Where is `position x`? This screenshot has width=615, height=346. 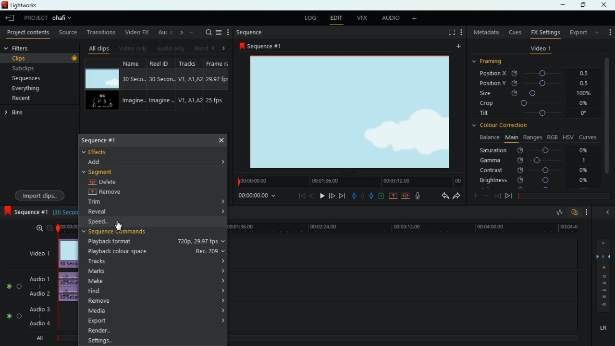
position x is located at coordinates (536, 73).